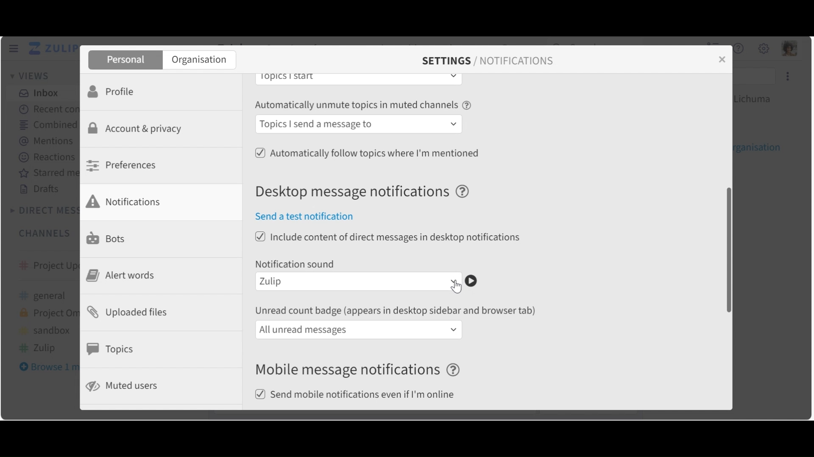 Image resolution: width=814 pixels, height=457 pixels. I want to click on Notification sound, so click(296, 264).